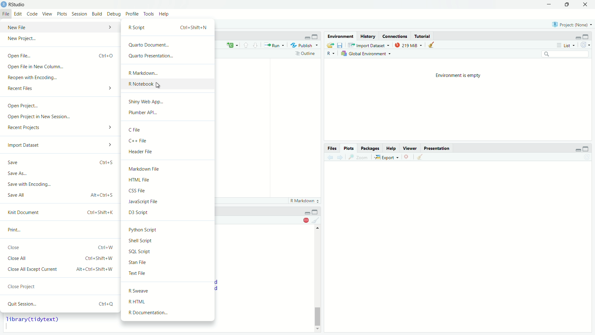 Image resolution: width=595 pixels, height=335 pixels. I want to click on Quarto Presentation..., so click(170, 56).